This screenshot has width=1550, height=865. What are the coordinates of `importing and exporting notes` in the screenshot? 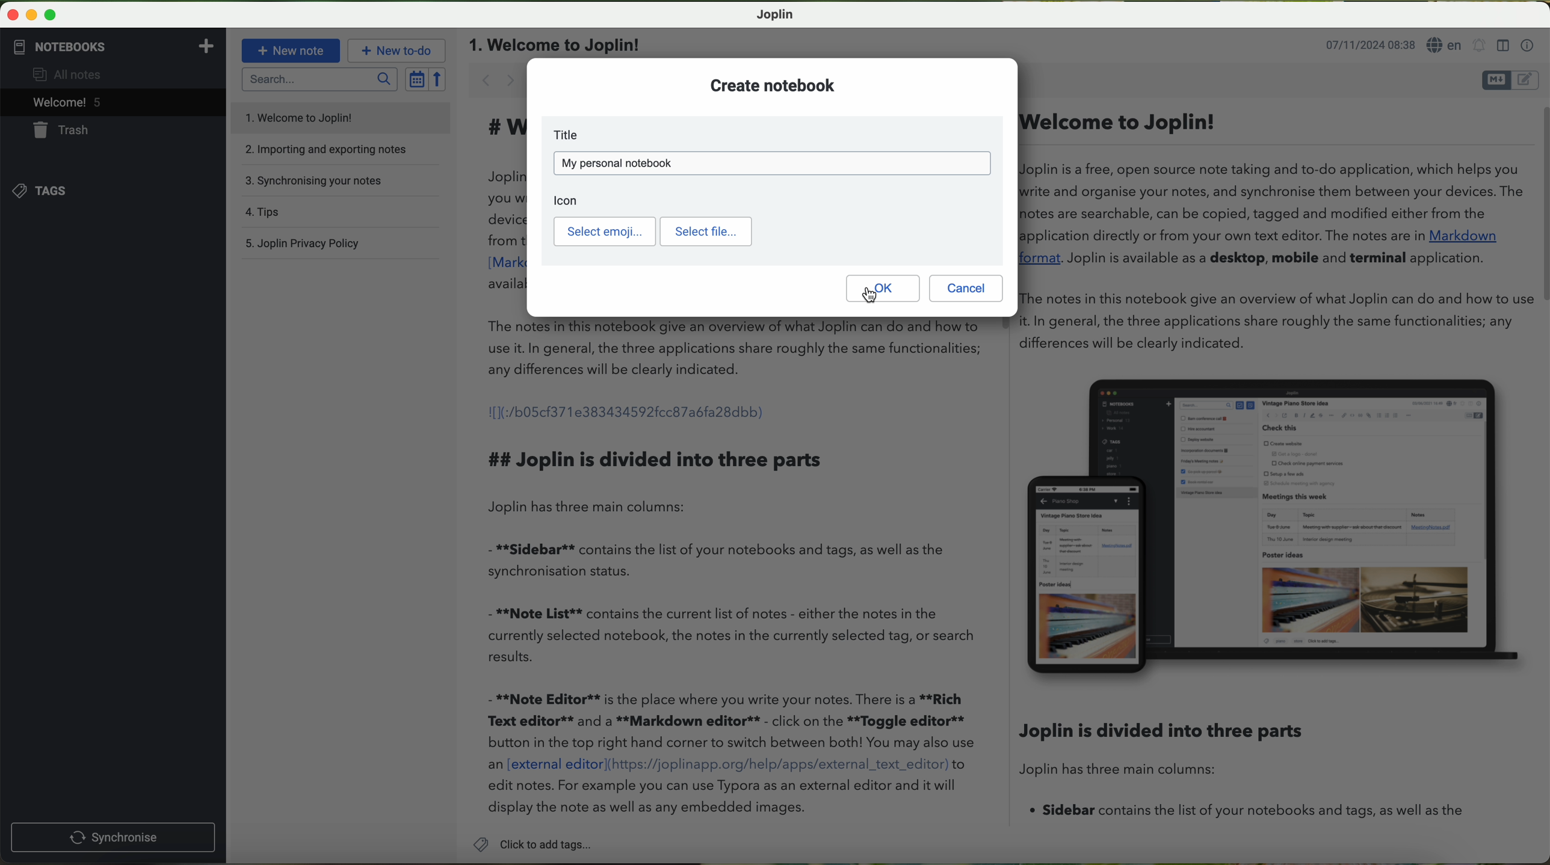 It's located at (335, 149).